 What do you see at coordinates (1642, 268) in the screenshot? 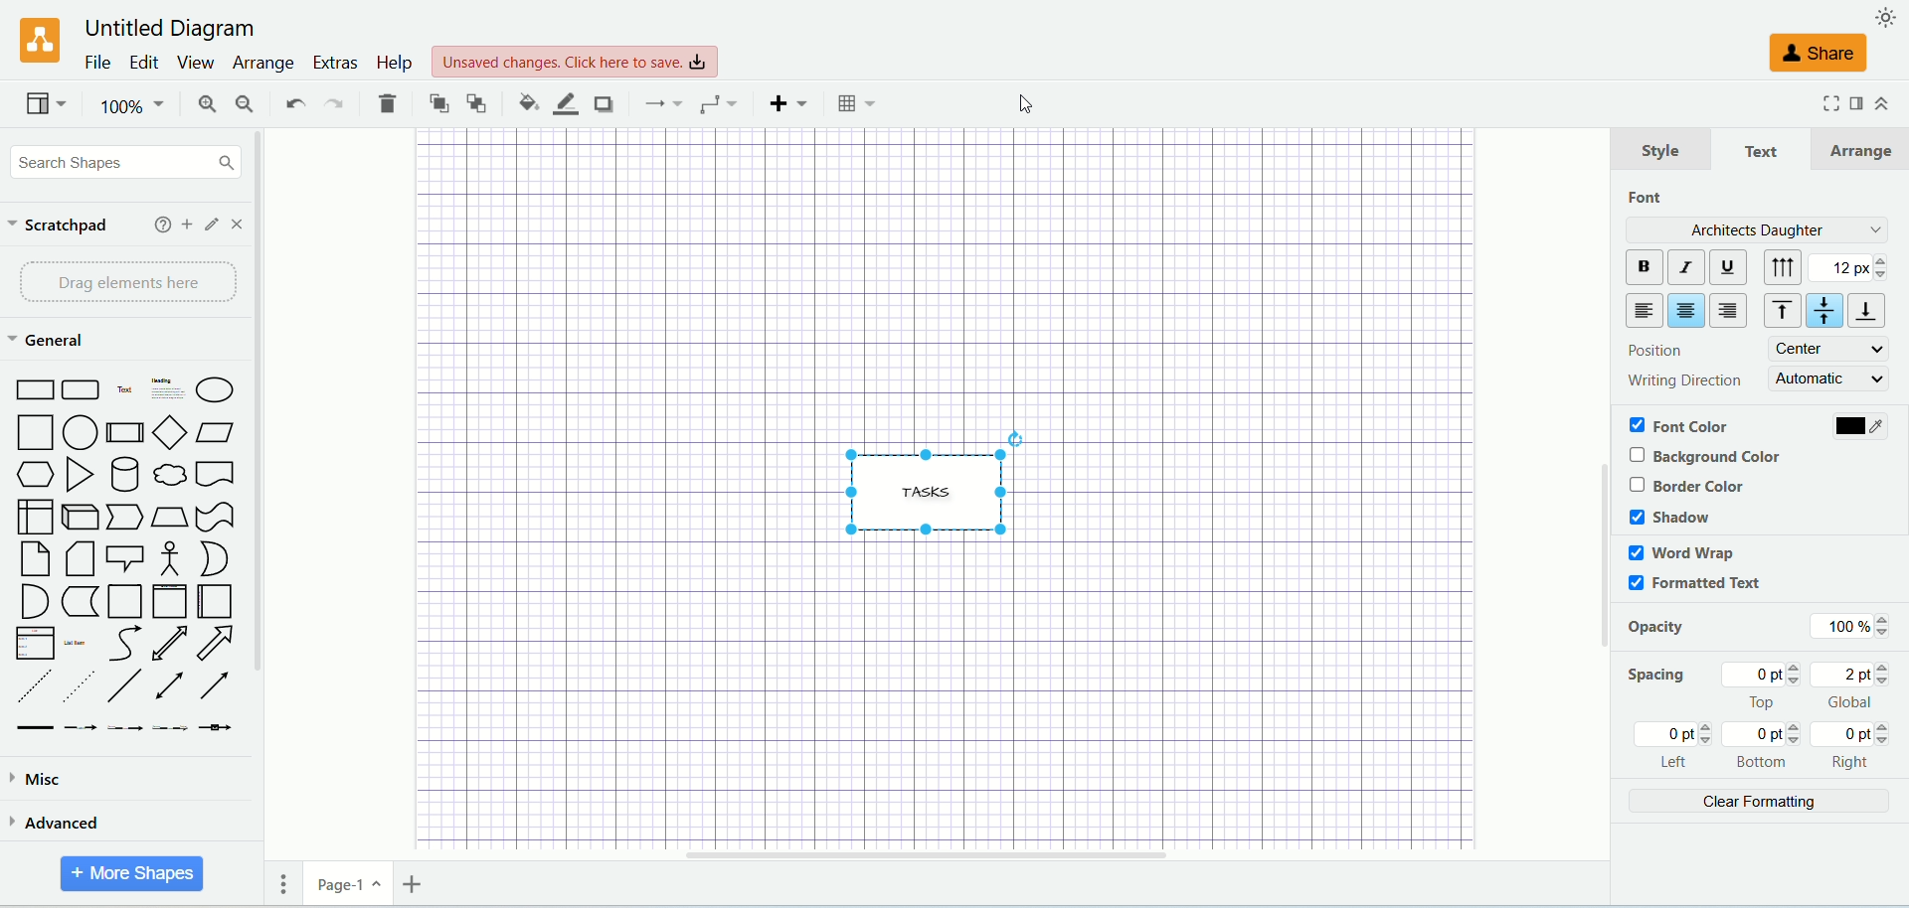
I see `bold` at bounding box center [1642, 268].